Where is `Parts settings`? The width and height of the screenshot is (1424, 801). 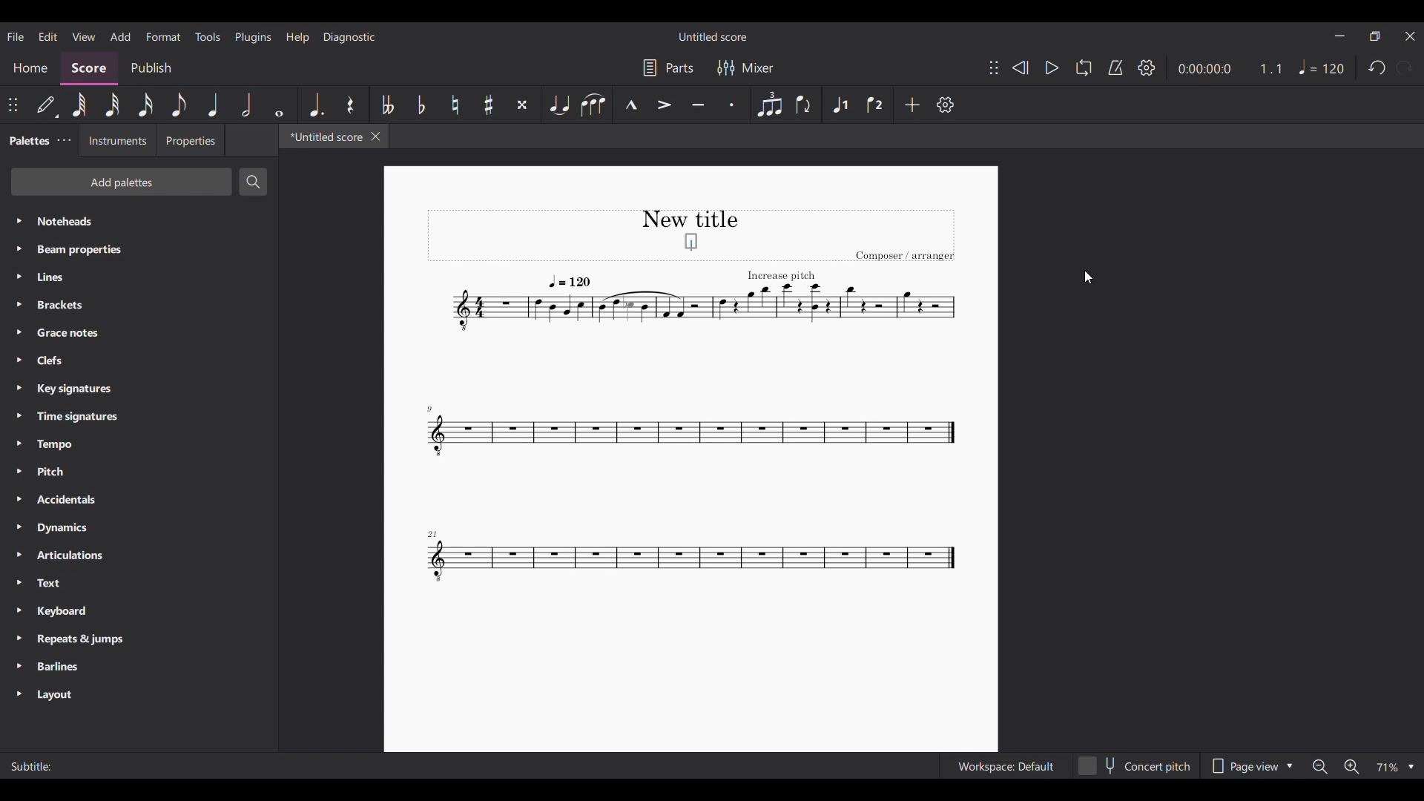 Parts settings is located at coordinates (669, 67).